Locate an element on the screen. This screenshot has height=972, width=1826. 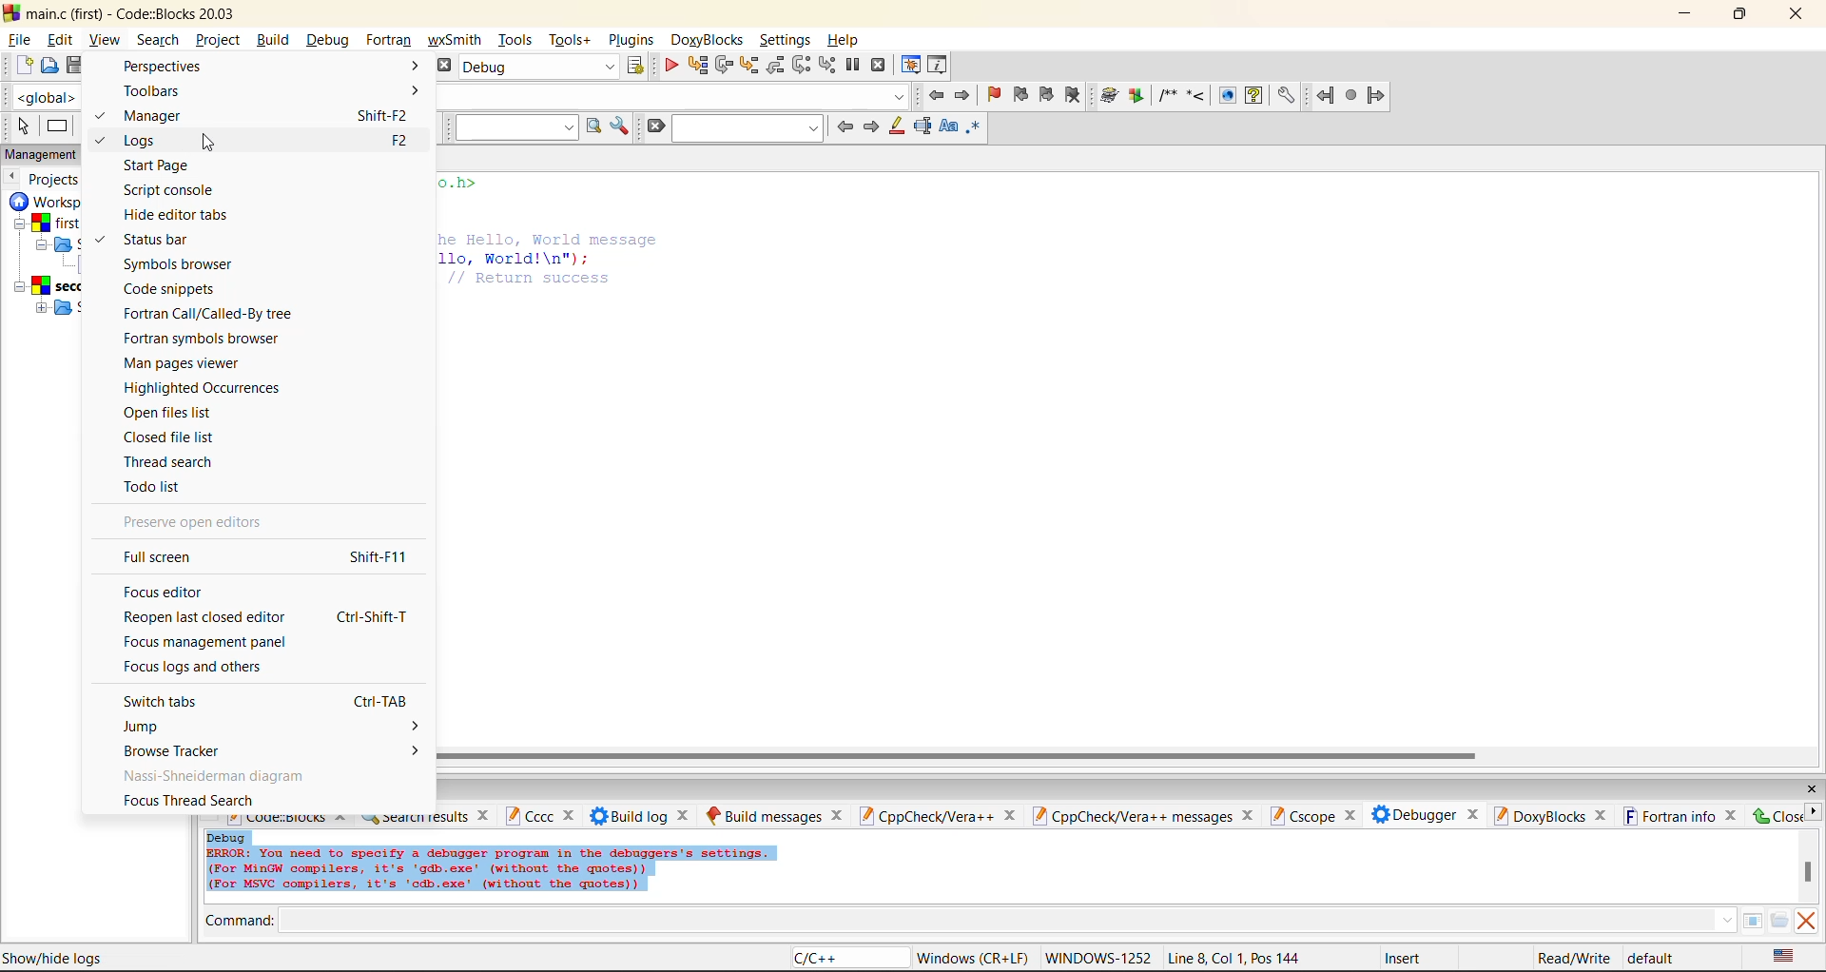
code is located at coordinates (552, 235).